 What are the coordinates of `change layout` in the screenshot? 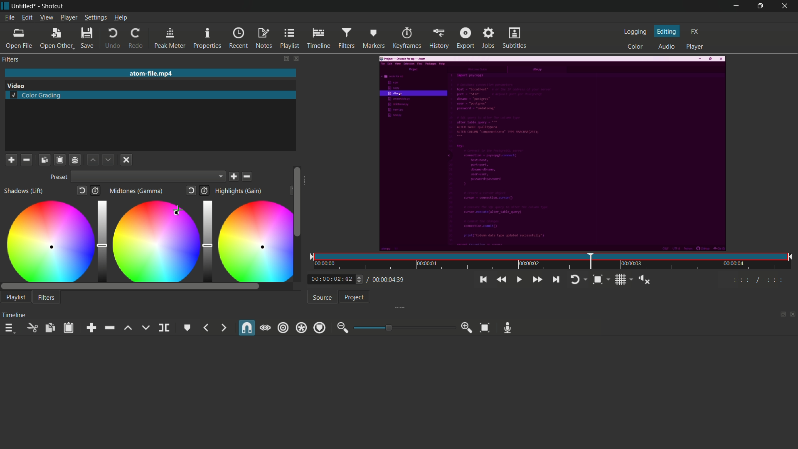 It's located at (780, 315).